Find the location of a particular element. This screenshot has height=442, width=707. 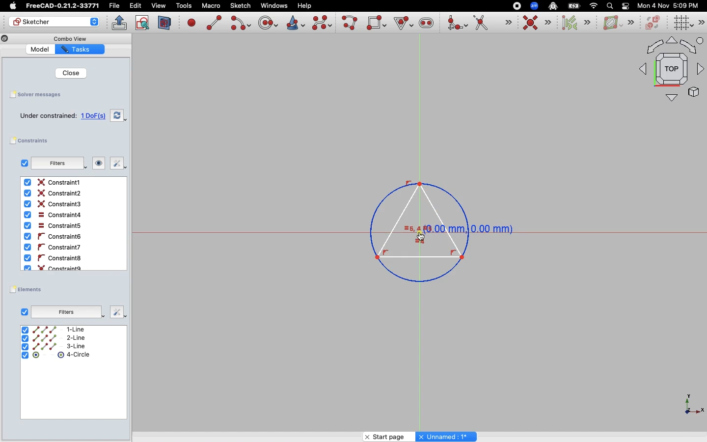

Cursor is located at coordinates (421, 237).